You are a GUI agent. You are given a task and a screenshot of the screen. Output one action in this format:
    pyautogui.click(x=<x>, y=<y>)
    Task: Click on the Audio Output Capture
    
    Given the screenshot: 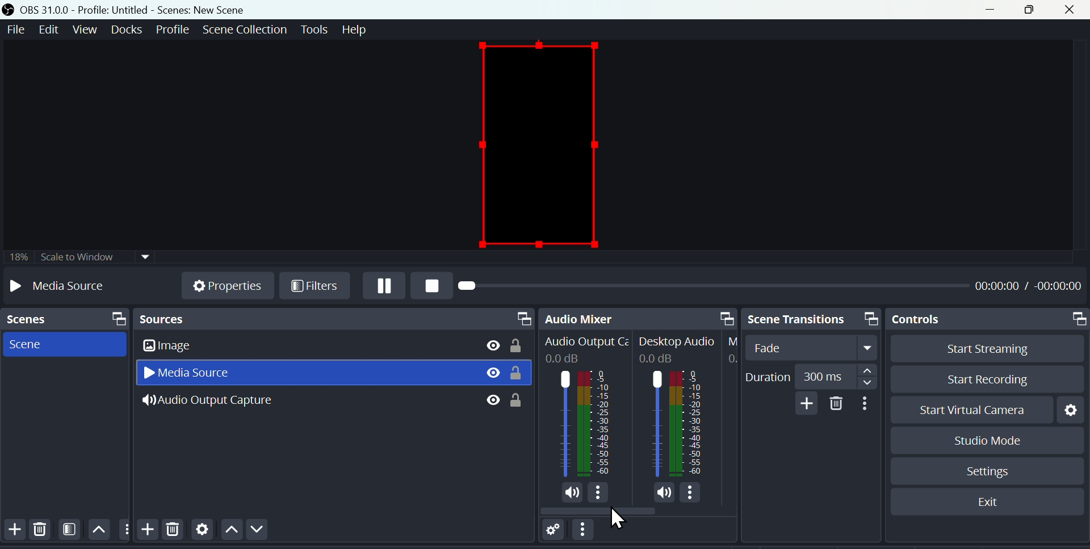 What is the action you would take?
    pyautogui.click(x=585, y=343)
    